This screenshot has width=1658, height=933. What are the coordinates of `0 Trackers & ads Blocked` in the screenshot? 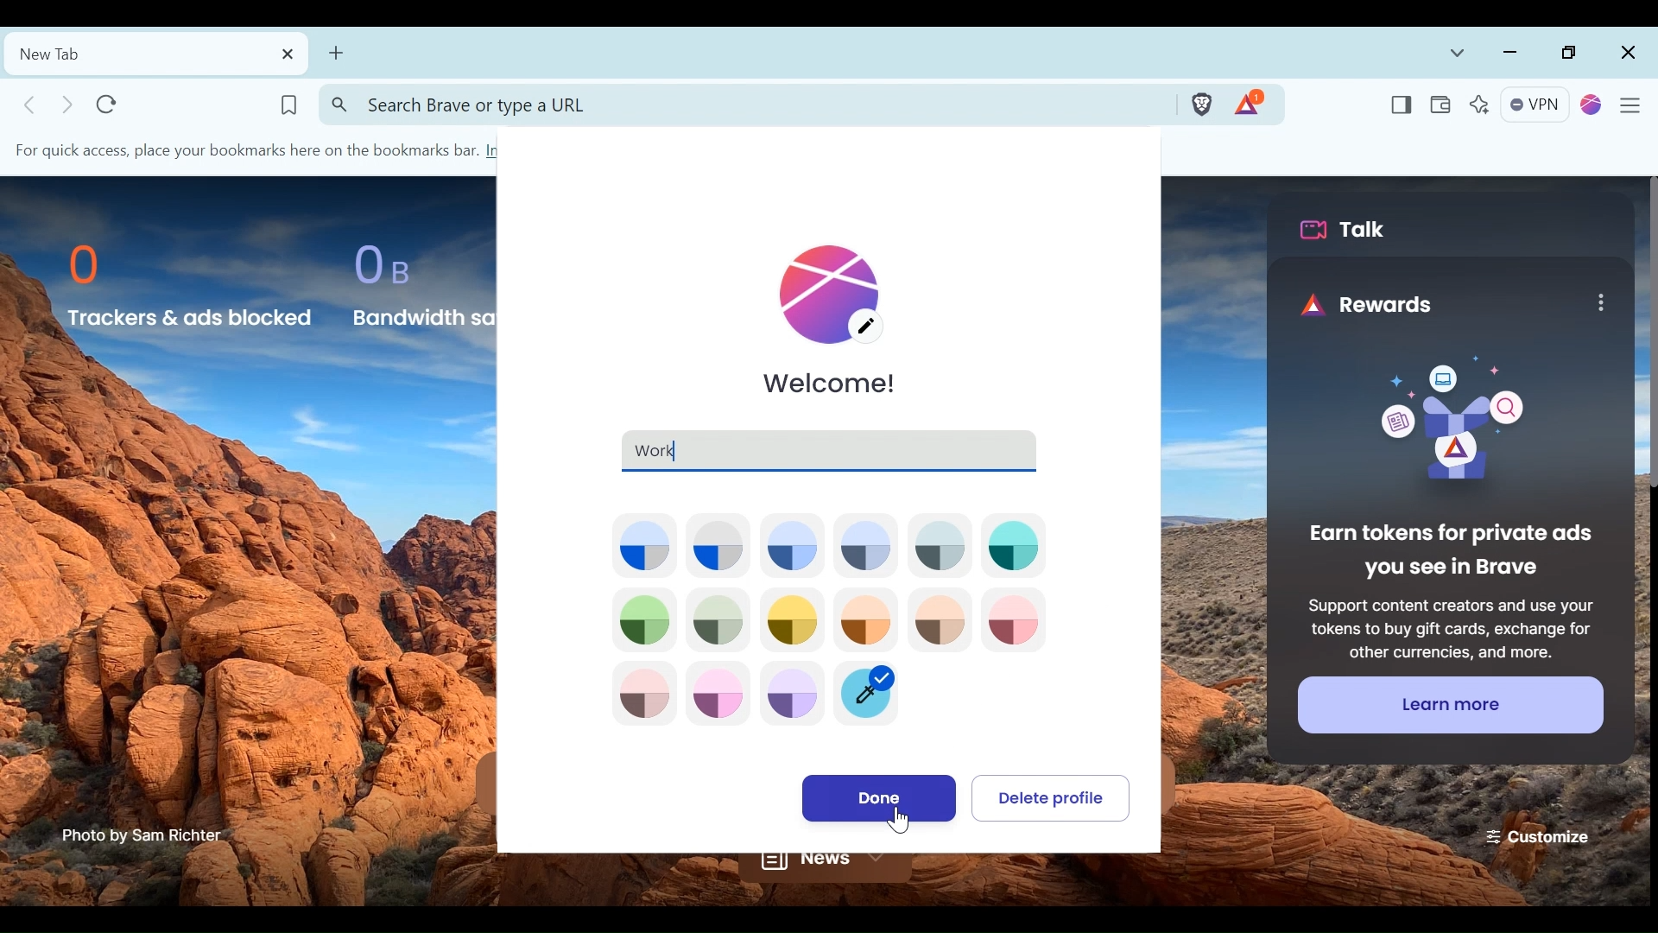 It's located at (191, 285).